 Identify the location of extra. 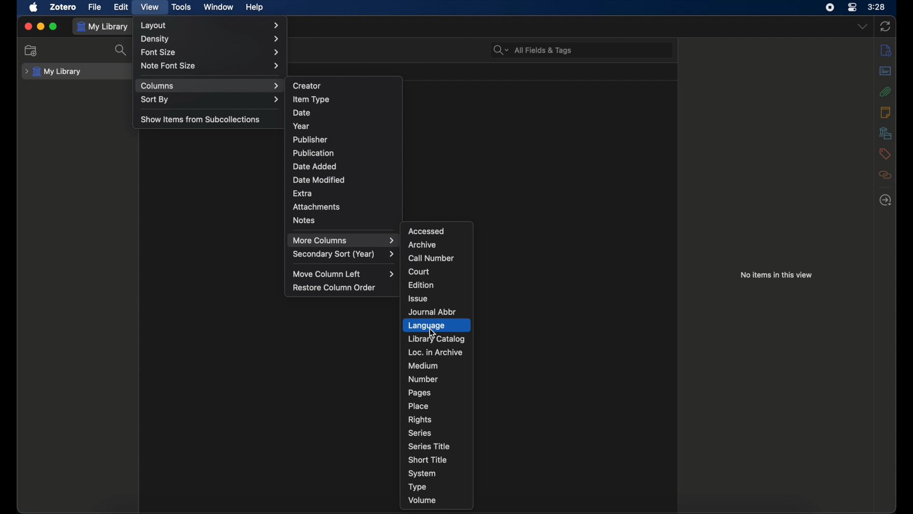
(303, 192).